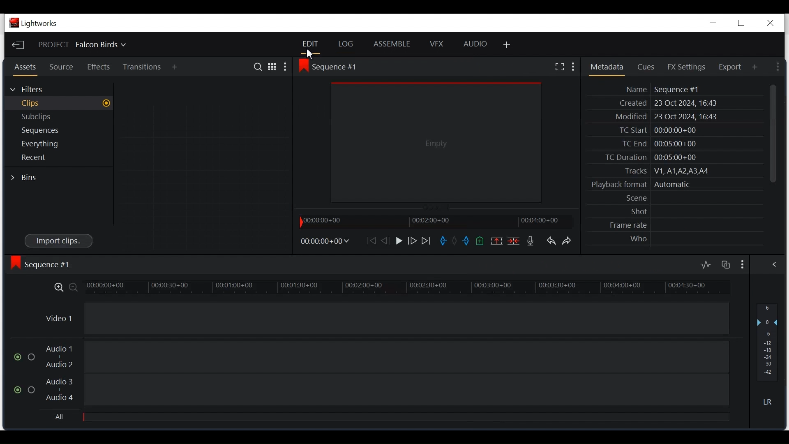 Image resolution: width=789 pixels, height=444 pixels. I want to click on Show settings menu, so click(575, 66).